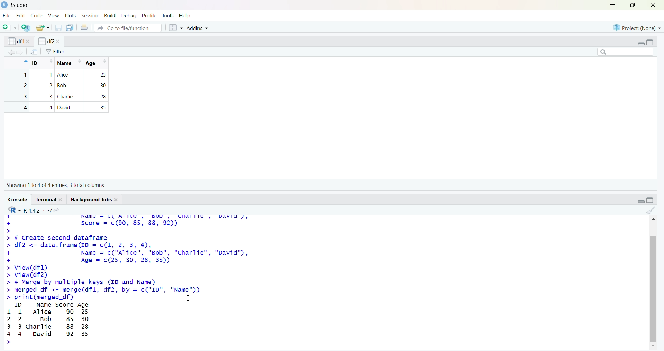 The height and width of the screenshot is (351, 664). Describe the element at coordinates (25, 61) in the screenshot. I see `icon` at that location.